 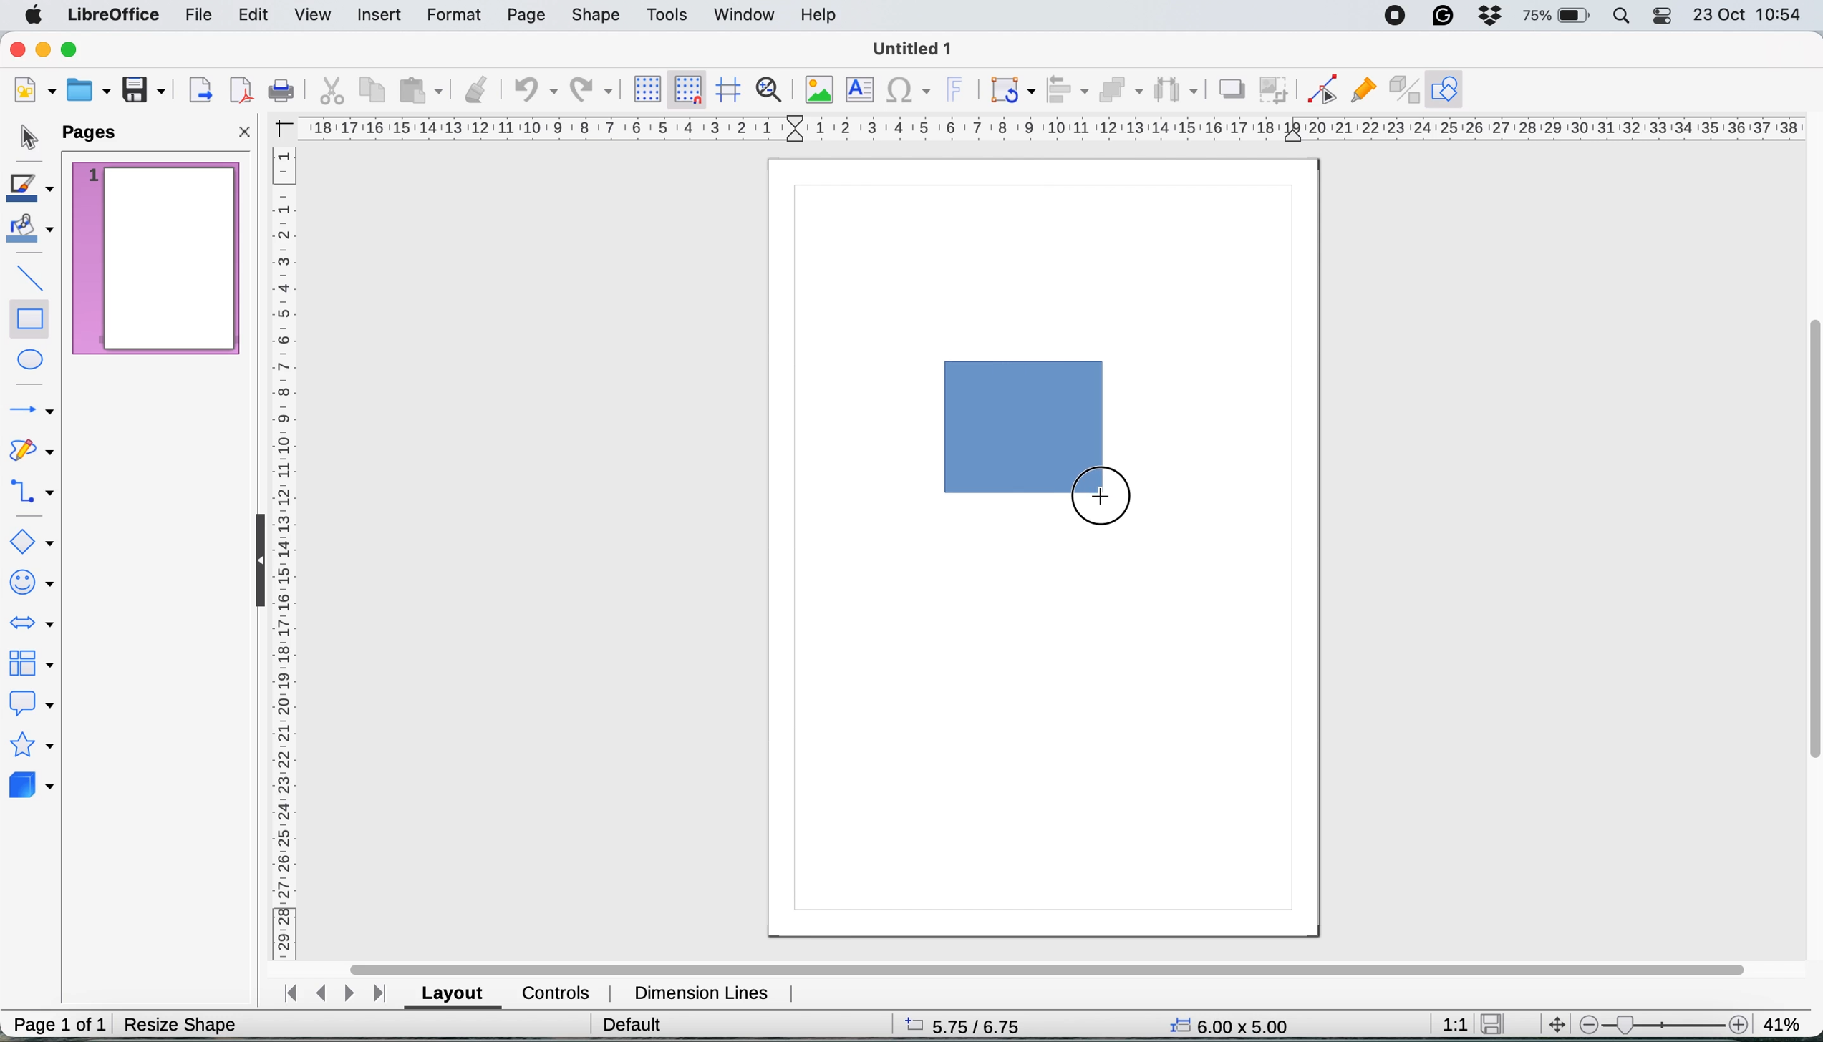 What do you see at coordinates (279, 92) in the screenshot?
I see `print` at bounding box center [279, 92].